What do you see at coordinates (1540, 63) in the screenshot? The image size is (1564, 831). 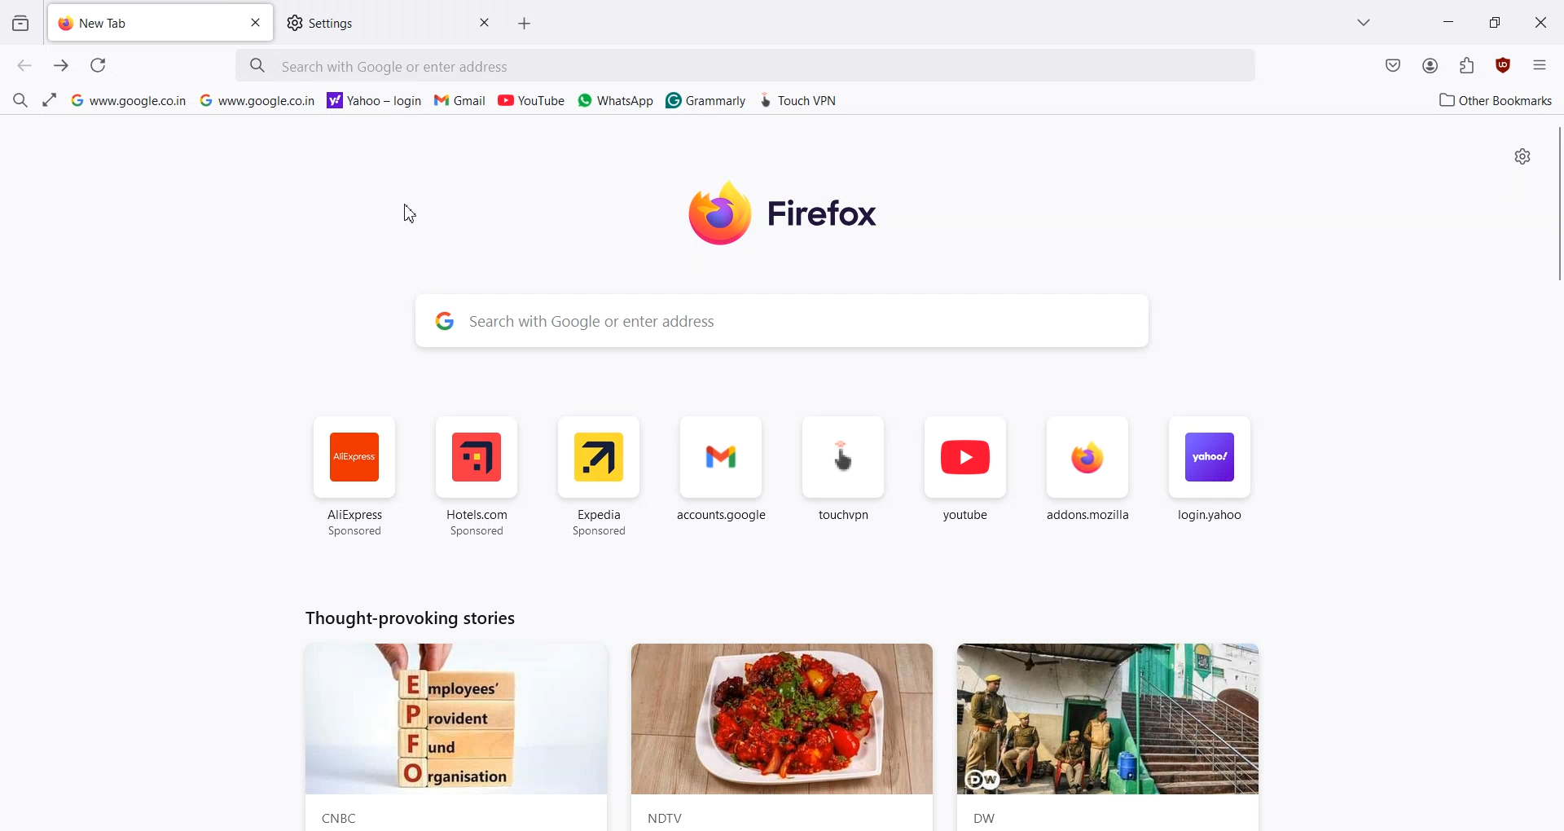 I see `Open application menu` at bounding box center [1540, 63].